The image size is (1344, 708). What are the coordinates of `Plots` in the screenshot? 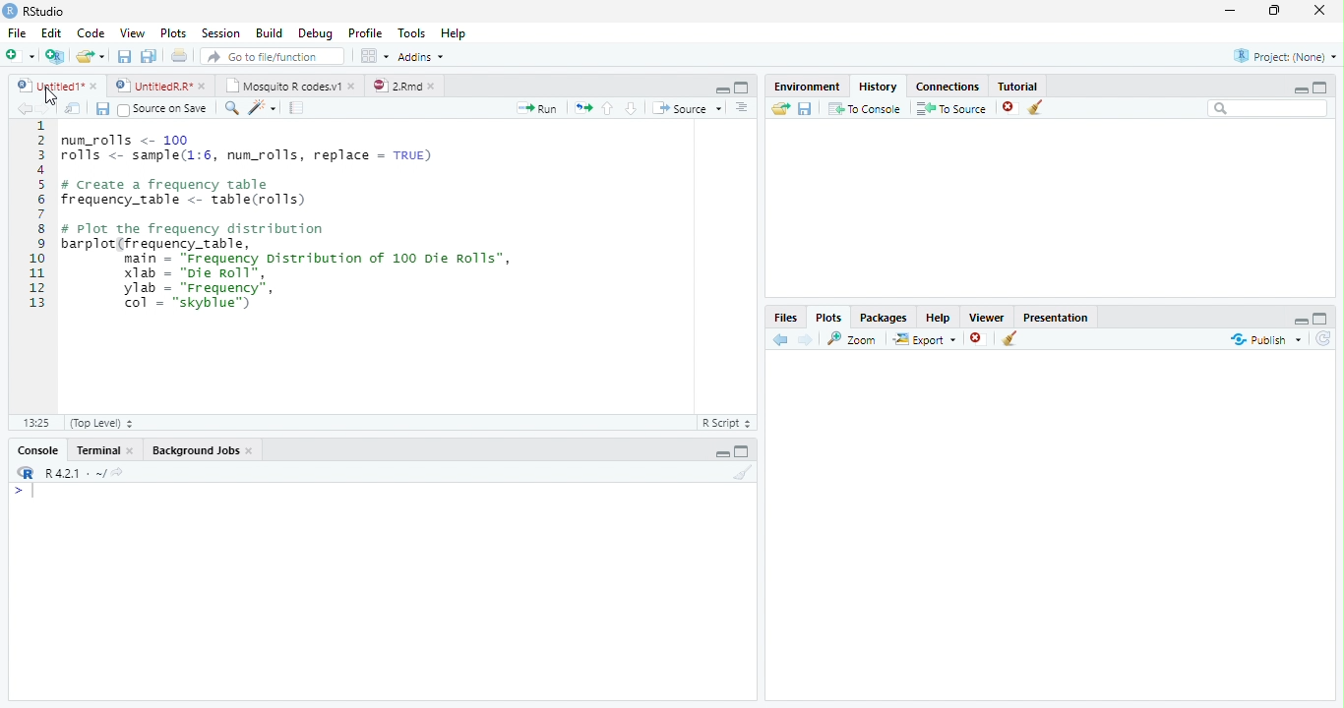 It's located at (174, 31).